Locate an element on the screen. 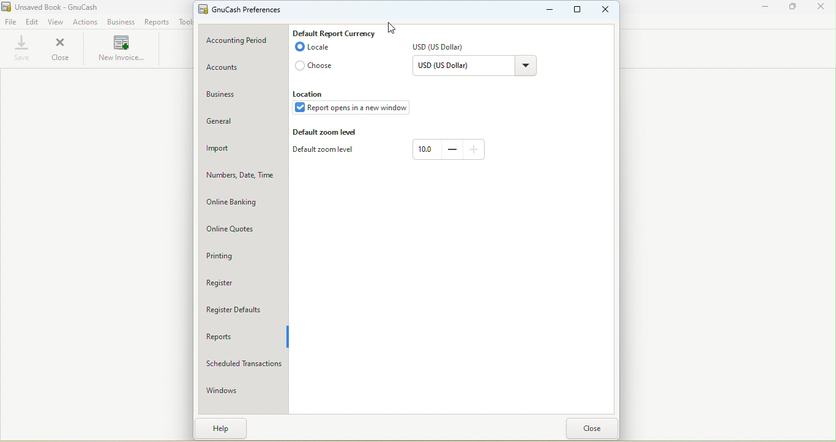  Close is located at coordinates (820, 9).